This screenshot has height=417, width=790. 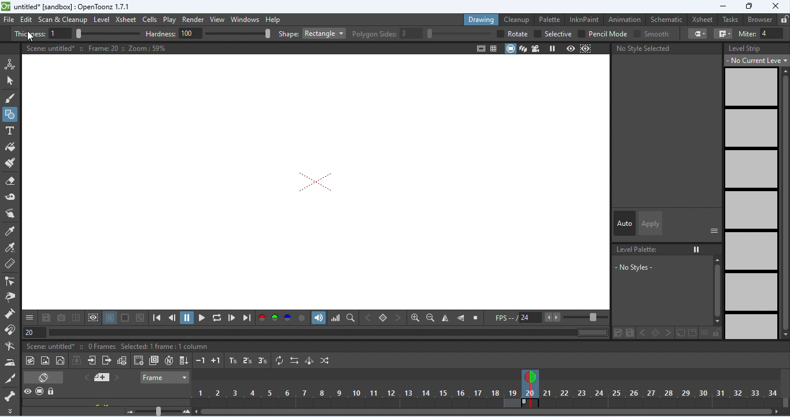 I want to click on sub camera preview, so click(x=585, y=49).